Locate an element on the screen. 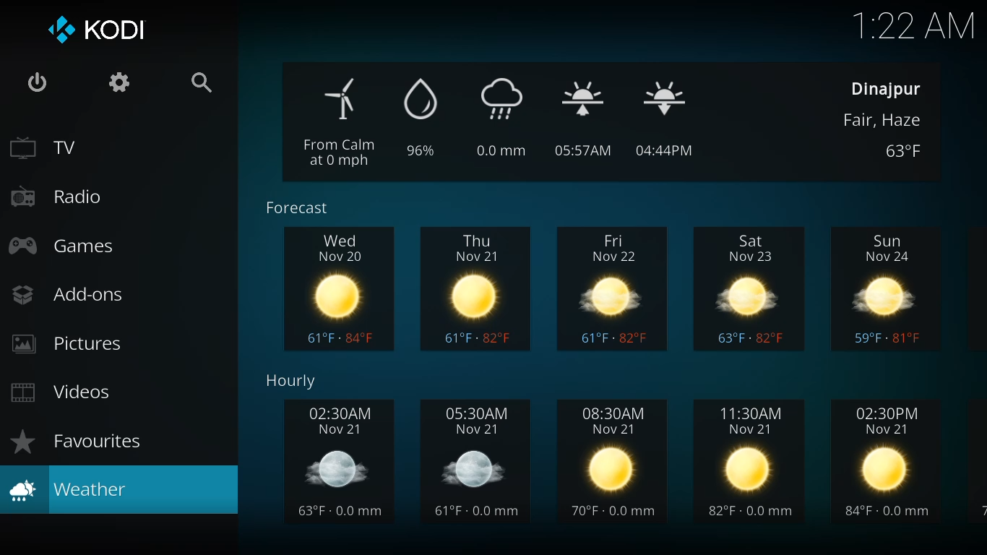 The image size is (987, 555). time is located at coordinates (916, 25).